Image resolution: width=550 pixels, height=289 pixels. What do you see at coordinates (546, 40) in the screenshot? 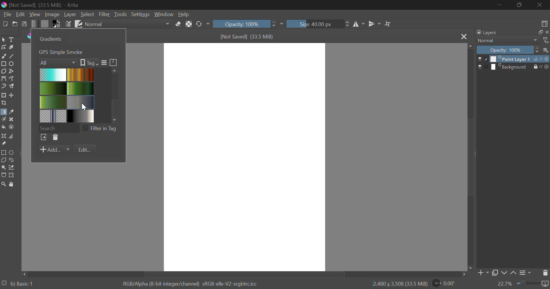
I see `filter` at bounding box center [546, 40].